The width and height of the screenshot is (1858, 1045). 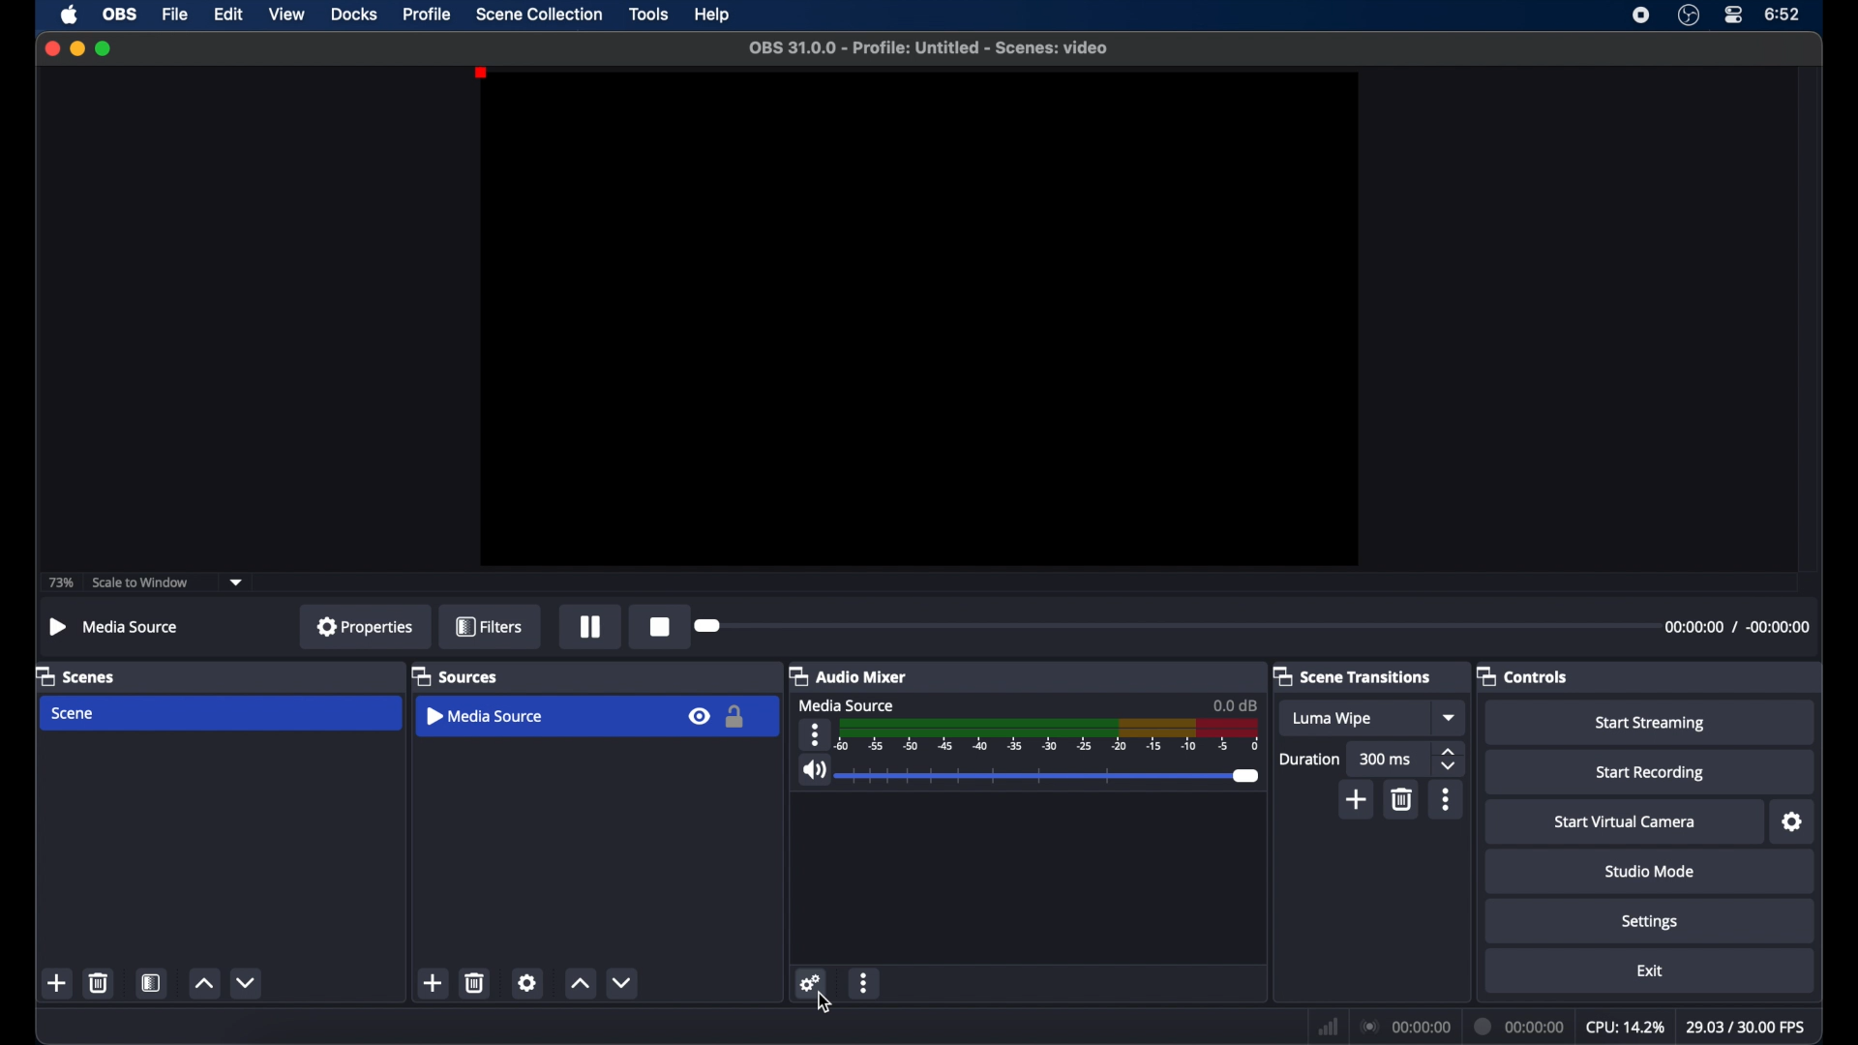 I want to click on network, so click(x=1328, y=1028).